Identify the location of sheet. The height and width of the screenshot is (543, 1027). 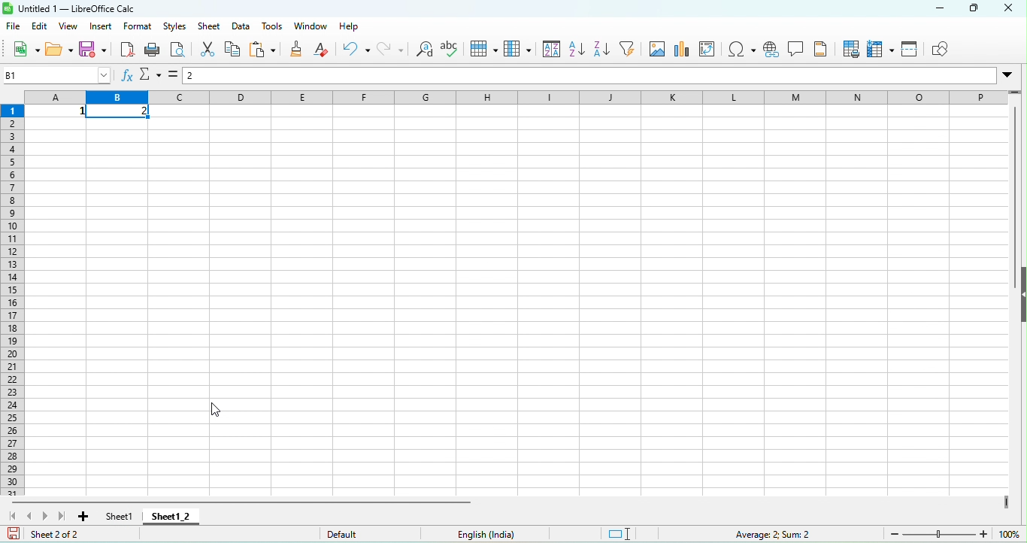
(208, 27).